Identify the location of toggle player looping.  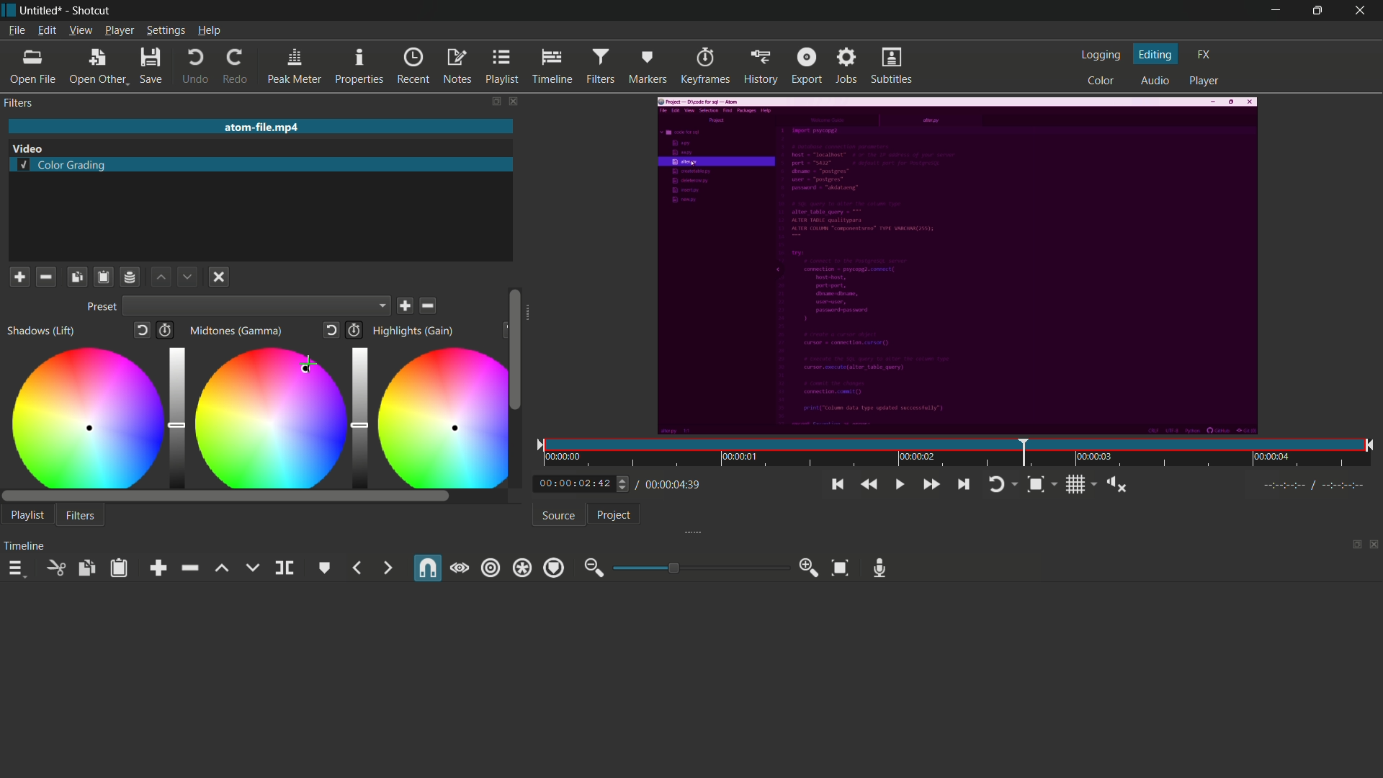
(1001, 483).